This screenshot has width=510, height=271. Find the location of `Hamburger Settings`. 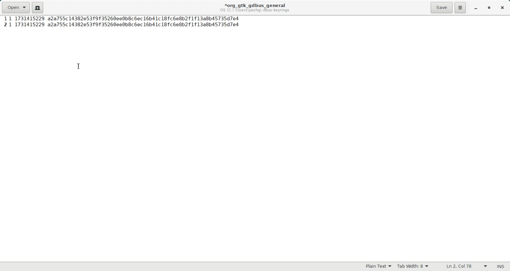

Hamburger Settings is located at coordinates (460, 7).